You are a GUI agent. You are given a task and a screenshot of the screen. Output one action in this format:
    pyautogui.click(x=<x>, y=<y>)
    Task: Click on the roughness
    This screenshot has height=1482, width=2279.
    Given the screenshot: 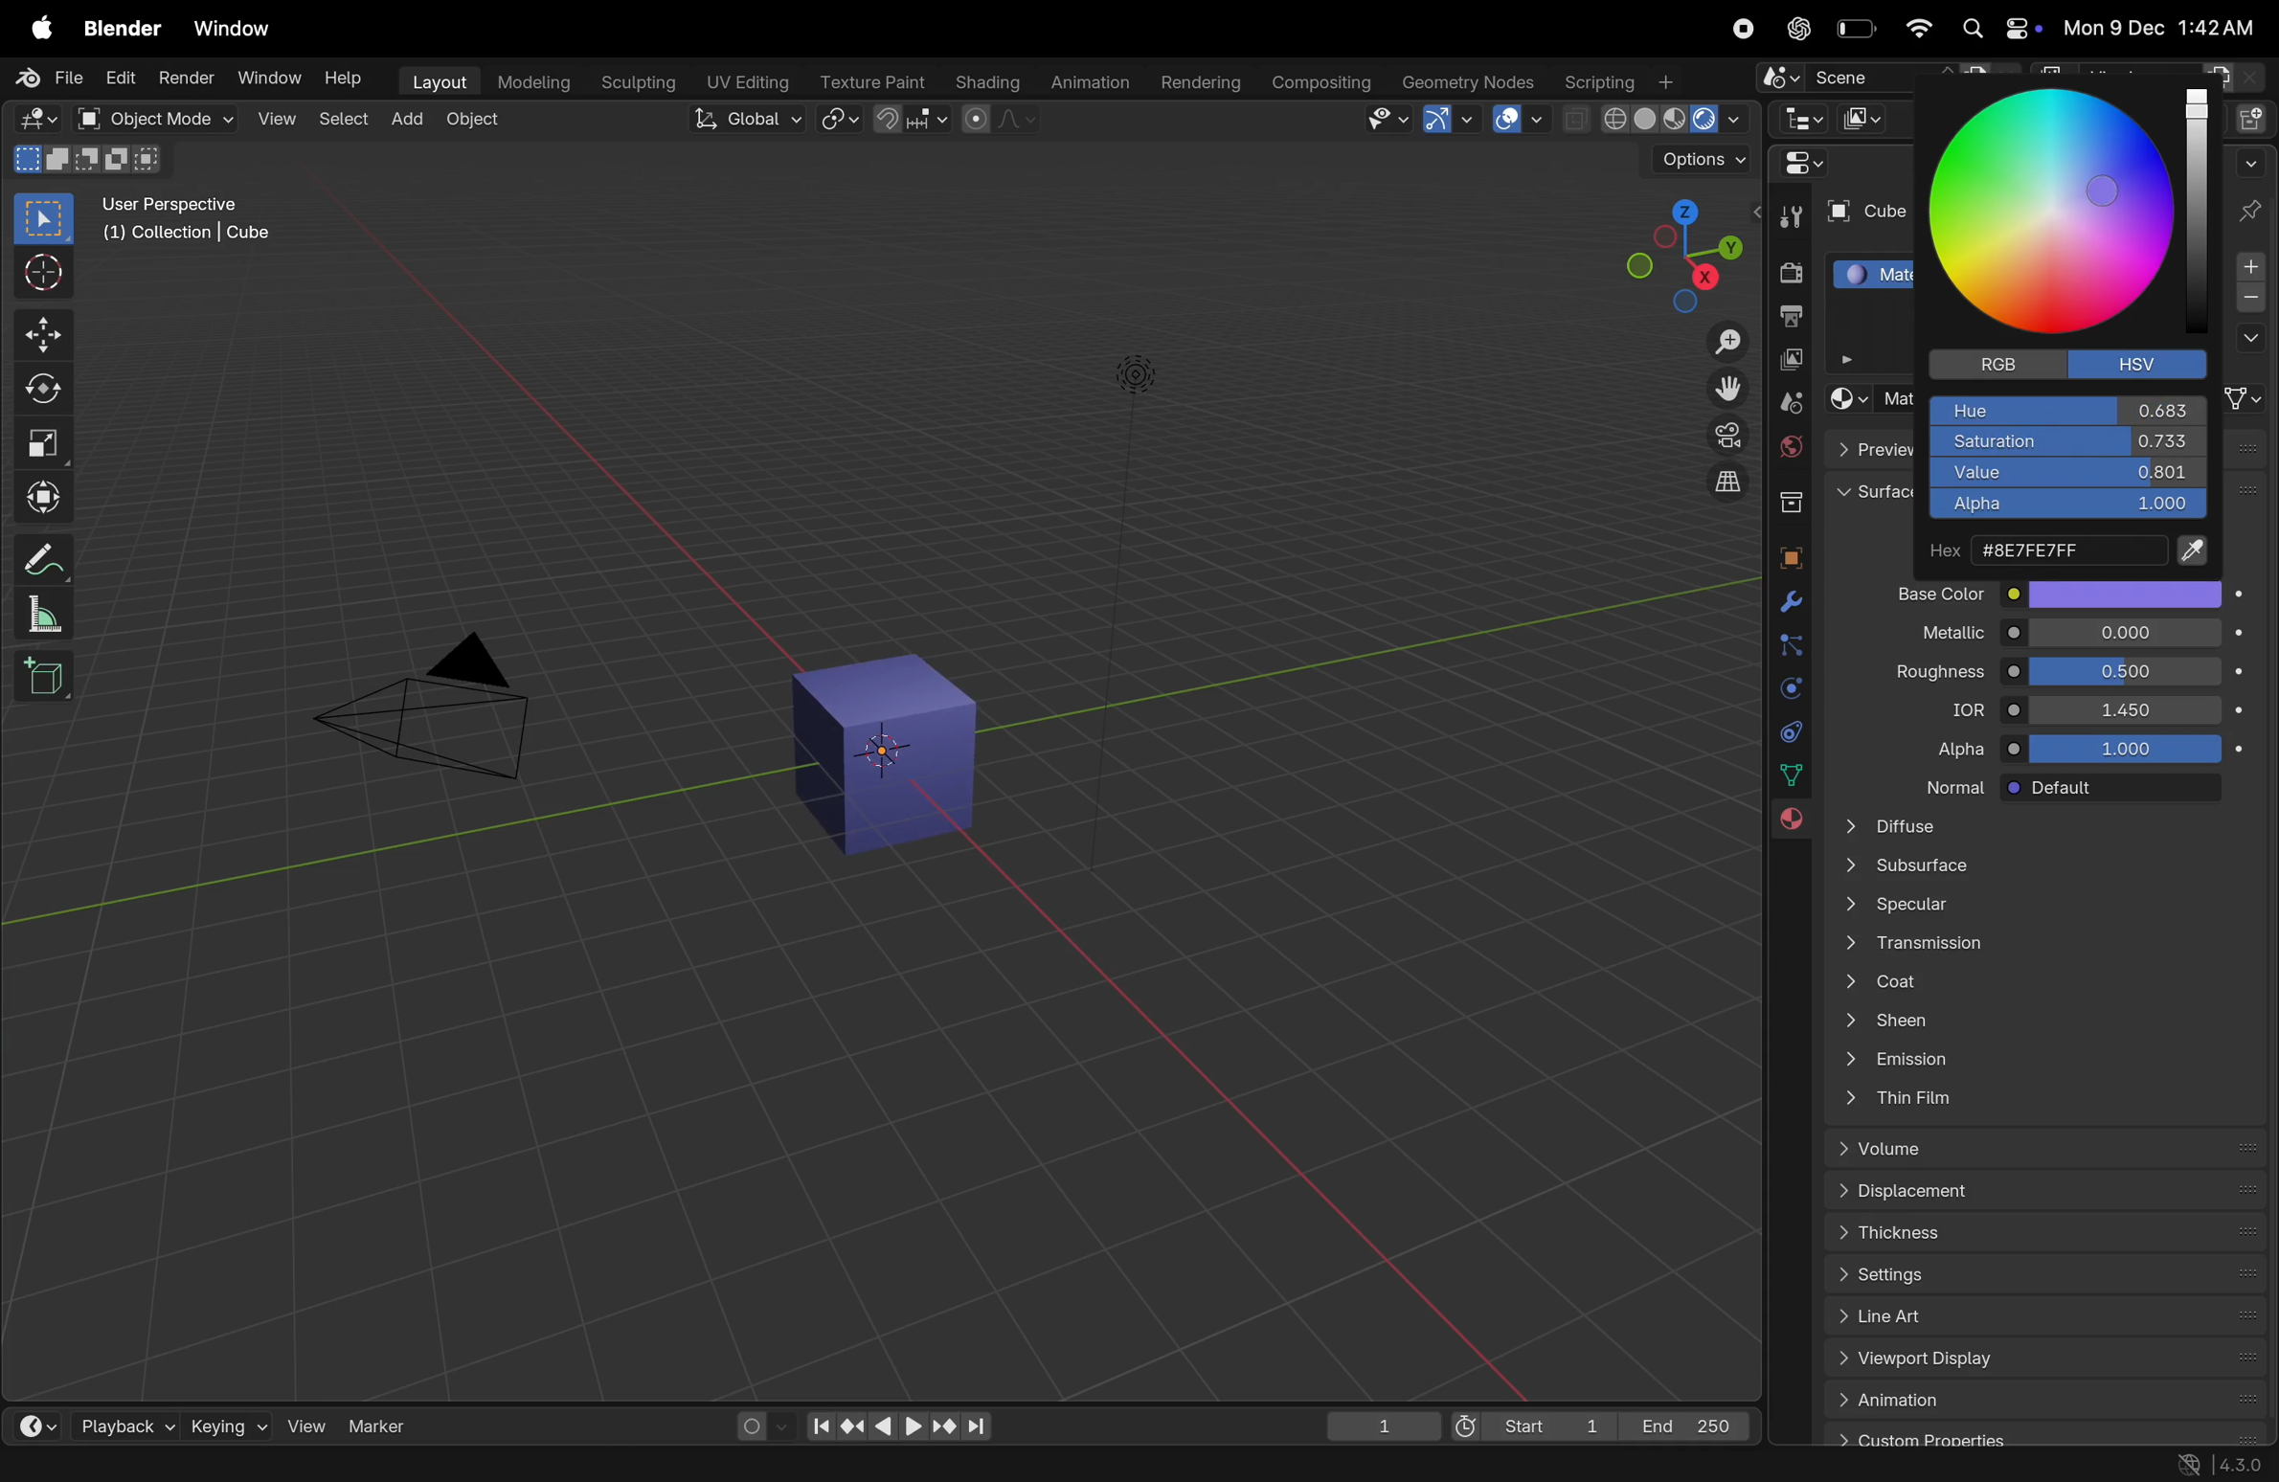 What is the action you would take?
    pyautogui.click(x=1924, y=675)
    